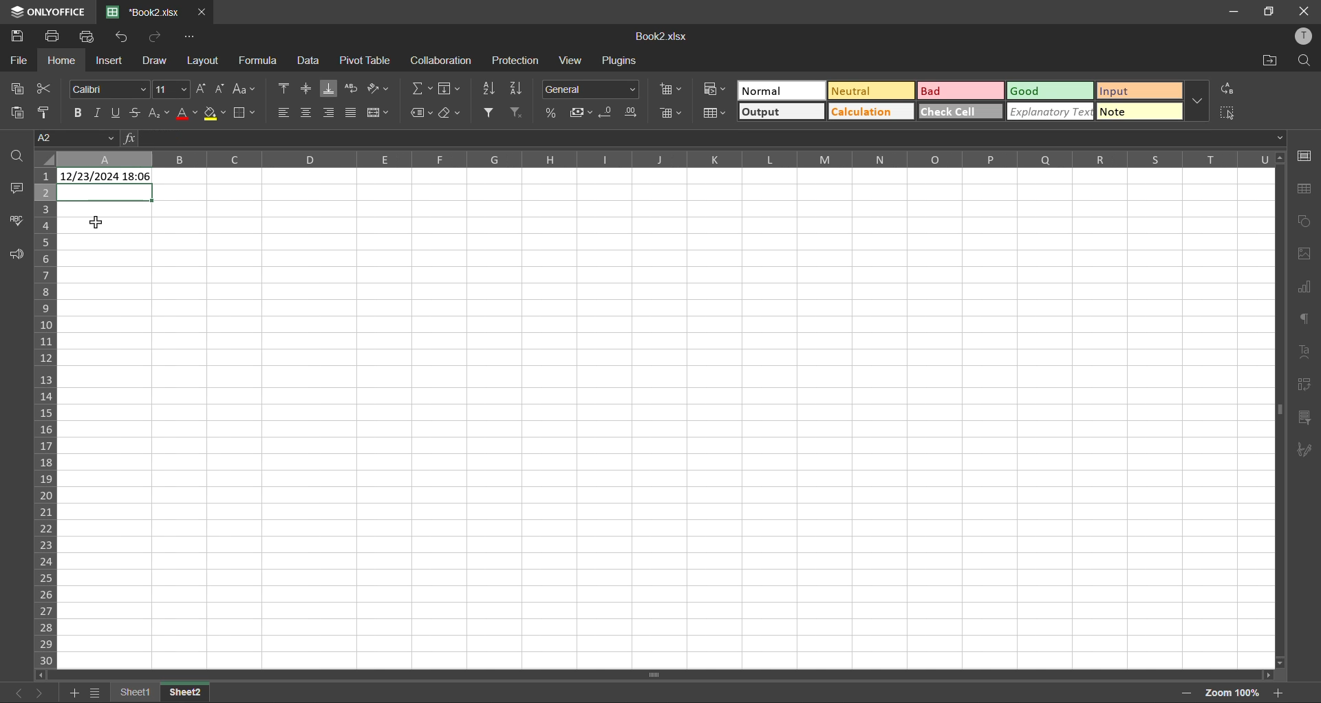 The width and height of the screenshot is (1321, 703). I want to click on spellcheck, so click(18, 219).